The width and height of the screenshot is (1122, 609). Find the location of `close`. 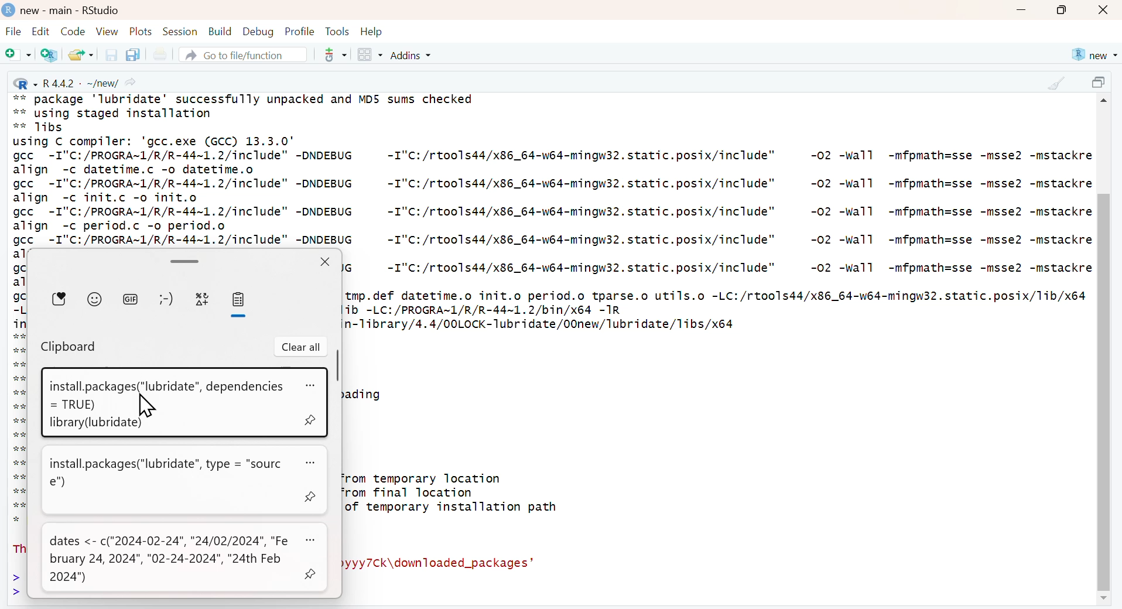

close is located at coordinates (324, 261).